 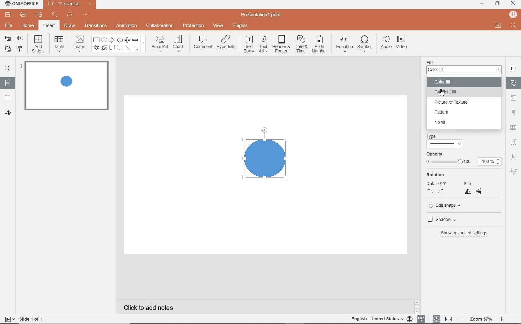 I want to click on videos, so click(x=402, y=43).